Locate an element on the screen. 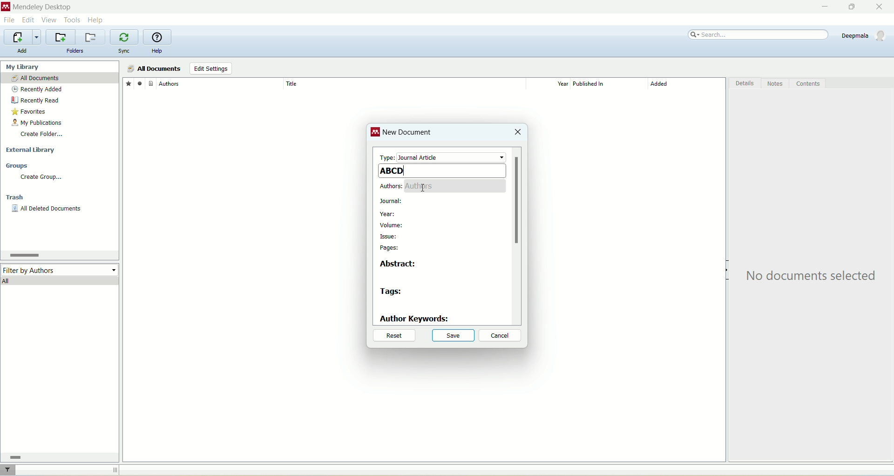  all is located at coordinates (61, 280).